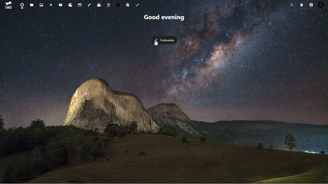  What do you see at coordinates (8, 5) in the screenshot?
I see `tab` at bounding box center [8, 5].